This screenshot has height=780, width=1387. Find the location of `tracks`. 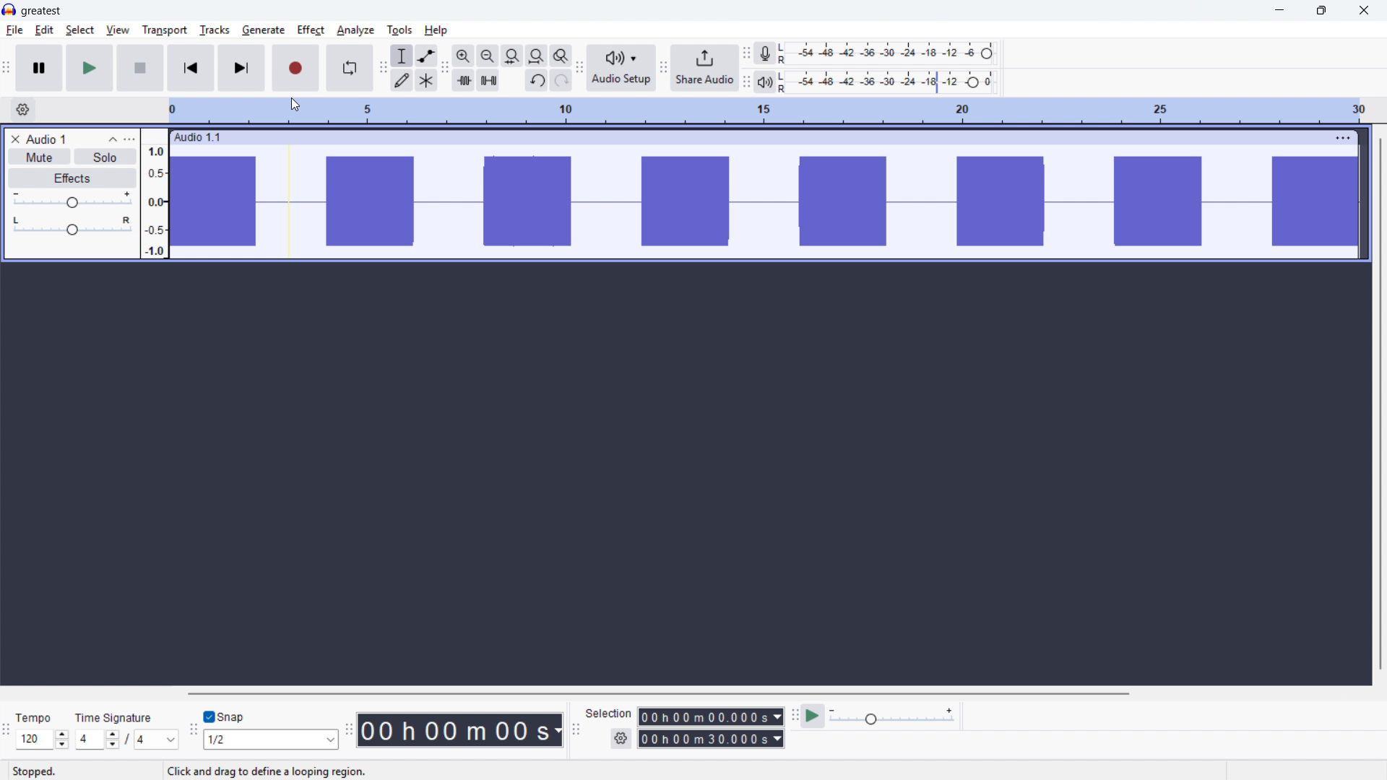

tracks is located at coordinates (214, 30).